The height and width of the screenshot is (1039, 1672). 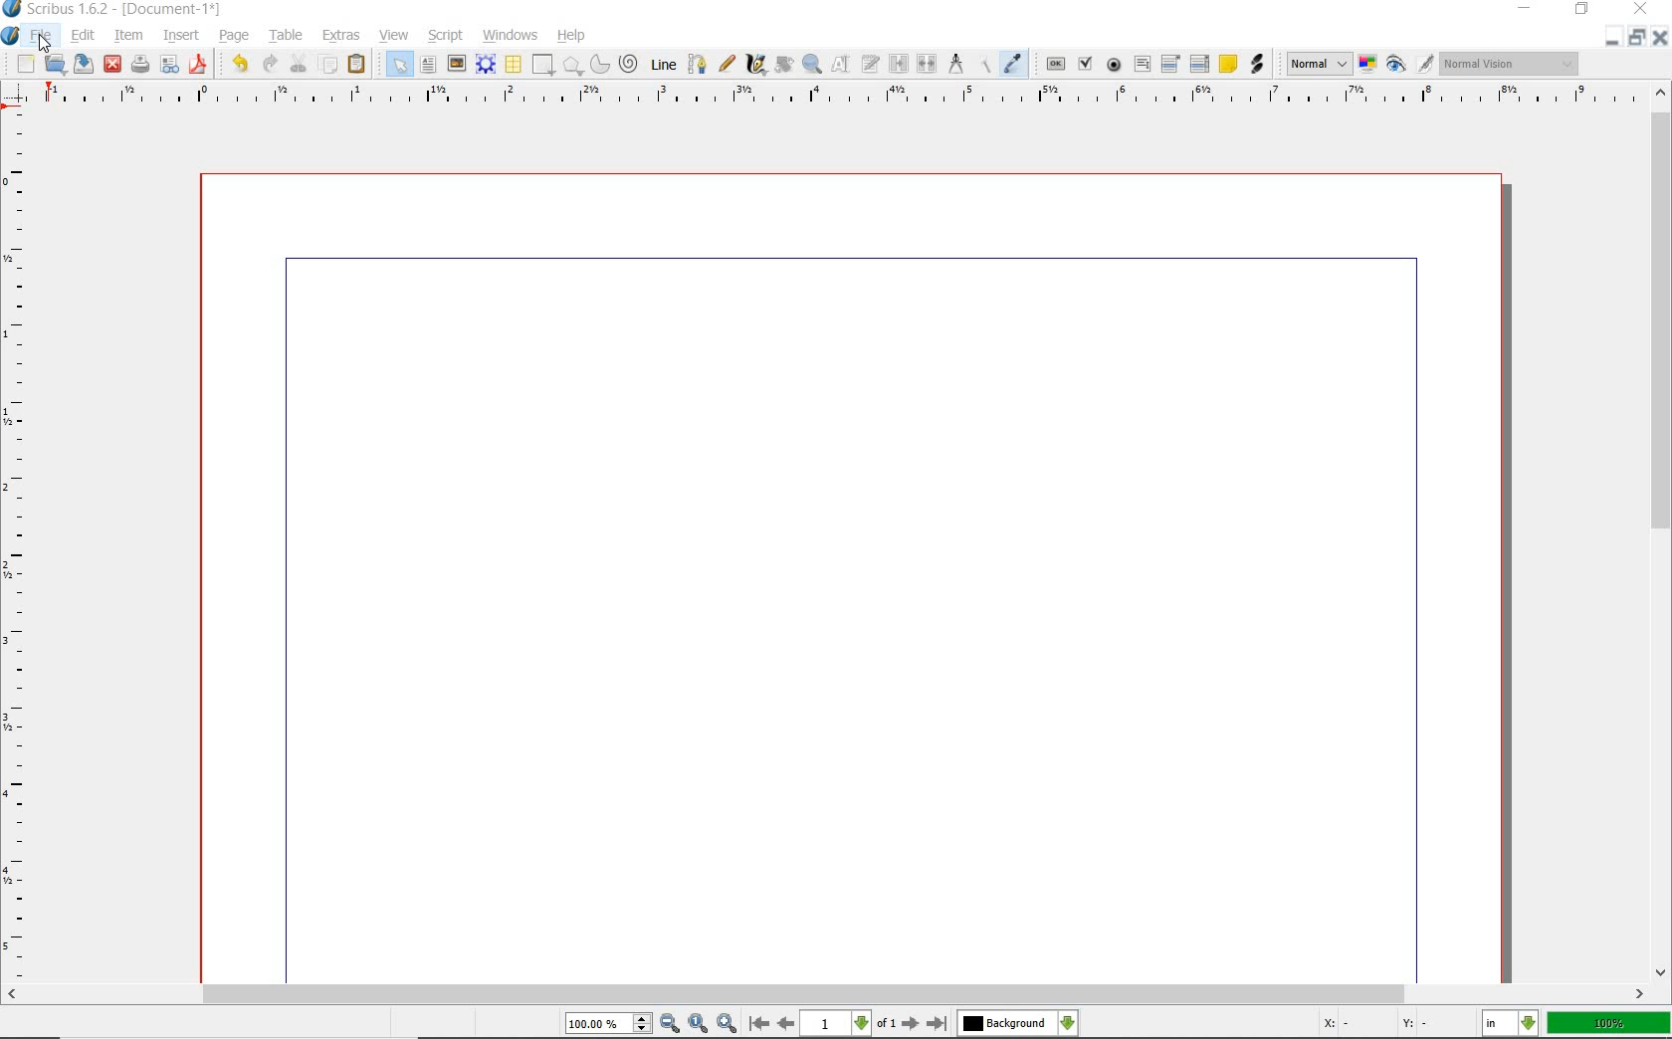 What do you see at coordinates (662, 65) in the screenshot?
I see `line` at bounding box center [662, 65].